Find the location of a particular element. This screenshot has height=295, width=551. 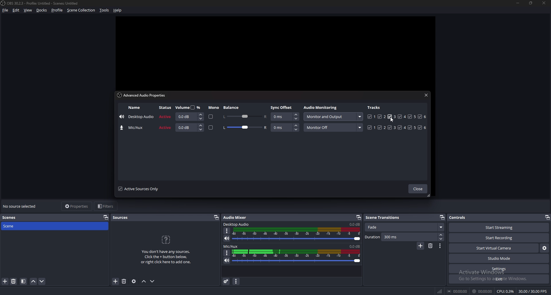

desktop audio soundbar is located at coordinates (298, 234).